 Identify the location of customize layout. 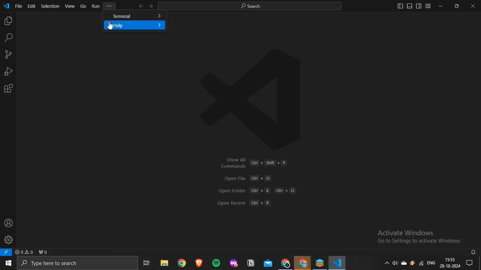
(429, 6).